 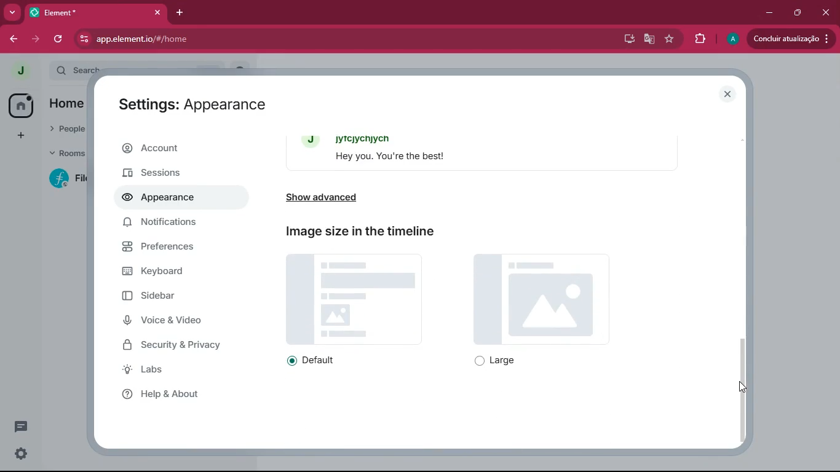 What do you see at coordinates (172, 394) in the screenshot?
I see `help & about` at bounding box center [172, 394].